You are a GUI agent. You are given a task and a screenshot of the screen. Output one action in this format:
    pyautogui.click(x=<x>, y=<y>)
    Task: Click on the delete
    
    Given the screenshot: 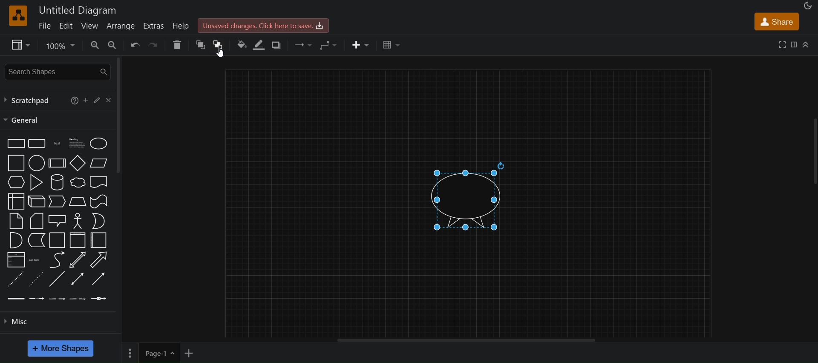 What is the action you would take?
    pyautogui.click(x=178, y=45)
    